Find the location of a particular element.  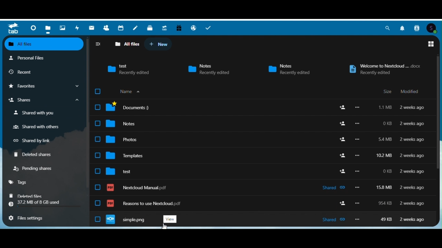

vertical scroll bar is located at coordinates (438, 113).